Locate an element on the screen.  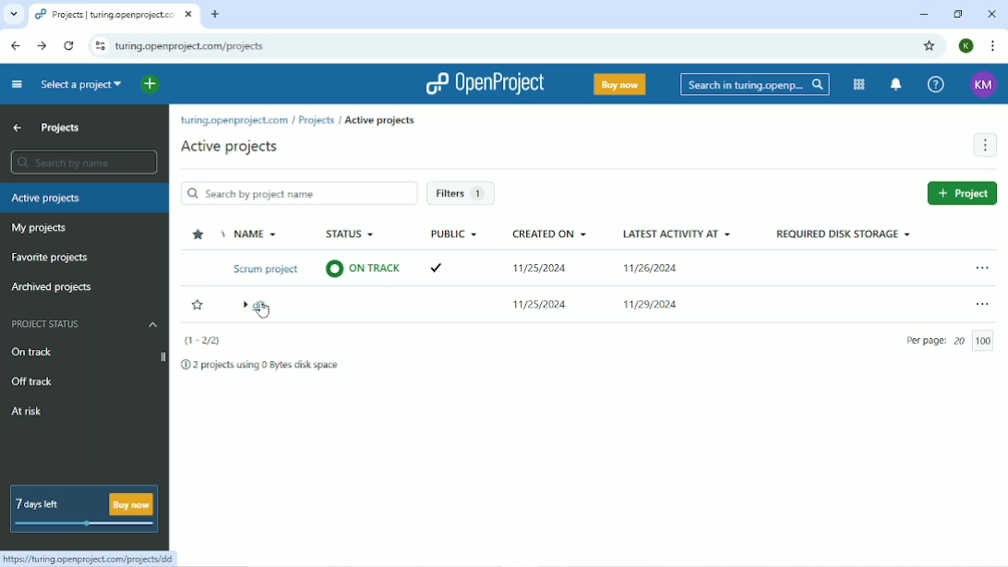
Select a project is located at coordinates (80, 87).